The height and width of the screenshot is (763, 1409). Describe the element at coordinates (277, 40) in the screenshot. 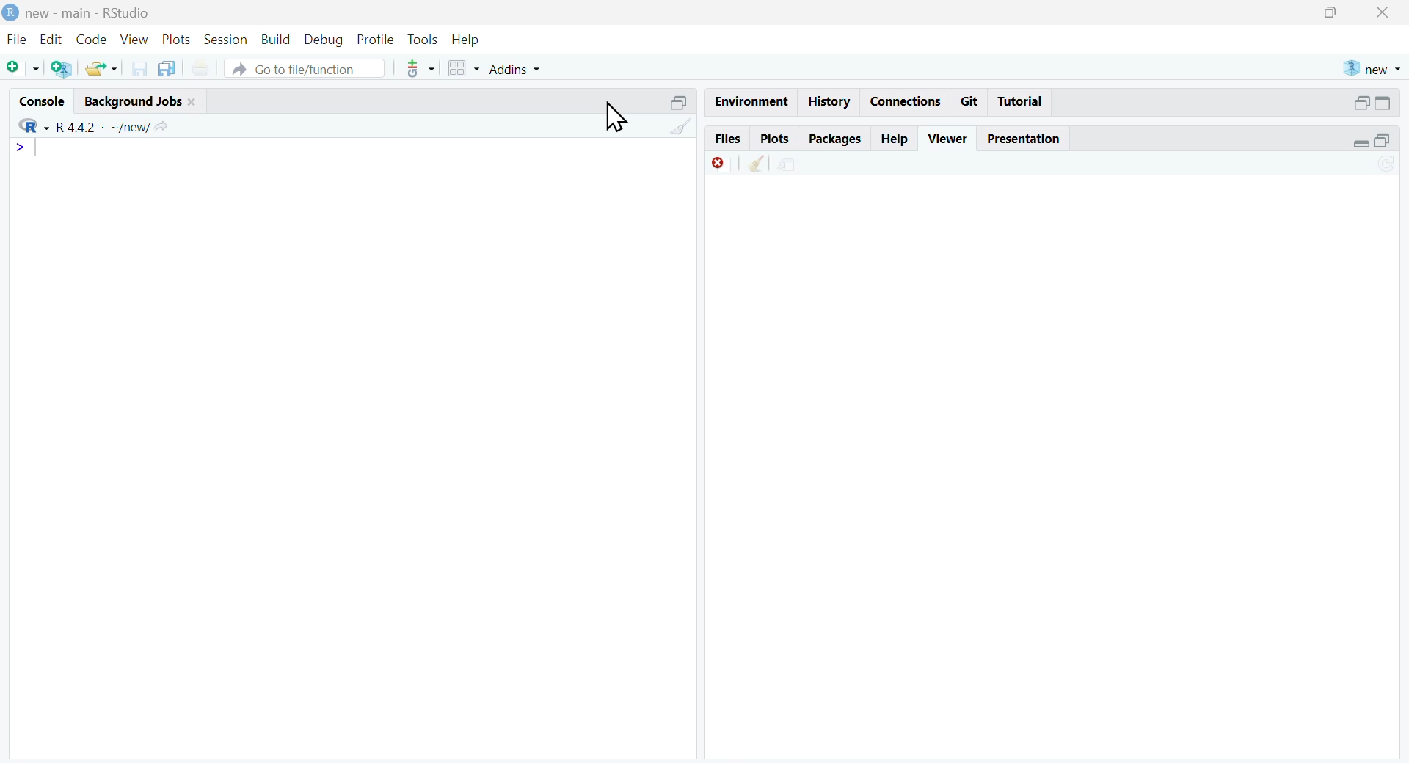

I see `build` at that location.